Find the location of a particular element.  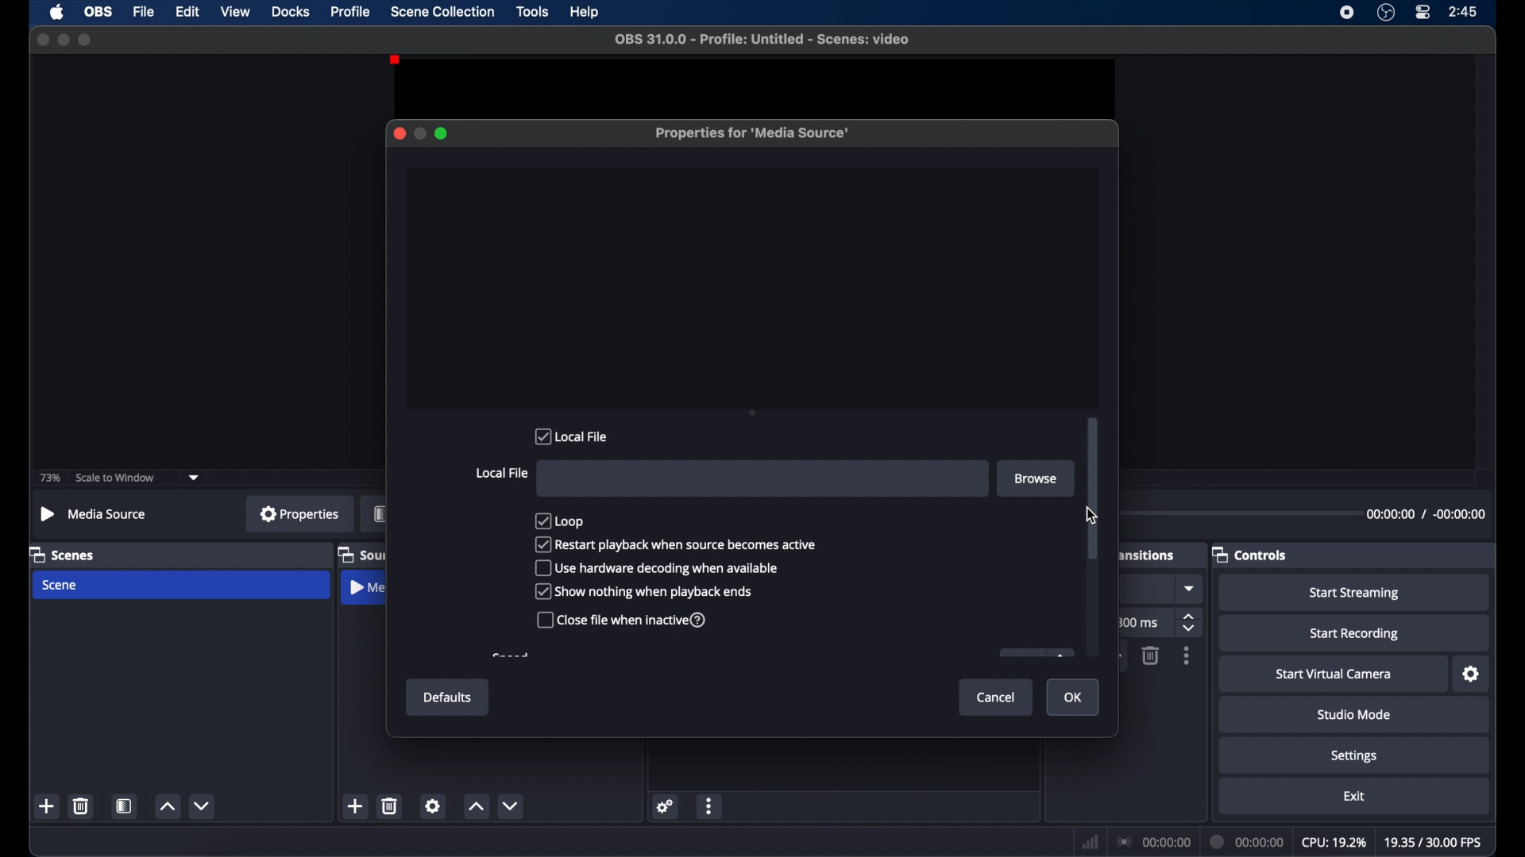

File input is located at coordinates (763, 478).